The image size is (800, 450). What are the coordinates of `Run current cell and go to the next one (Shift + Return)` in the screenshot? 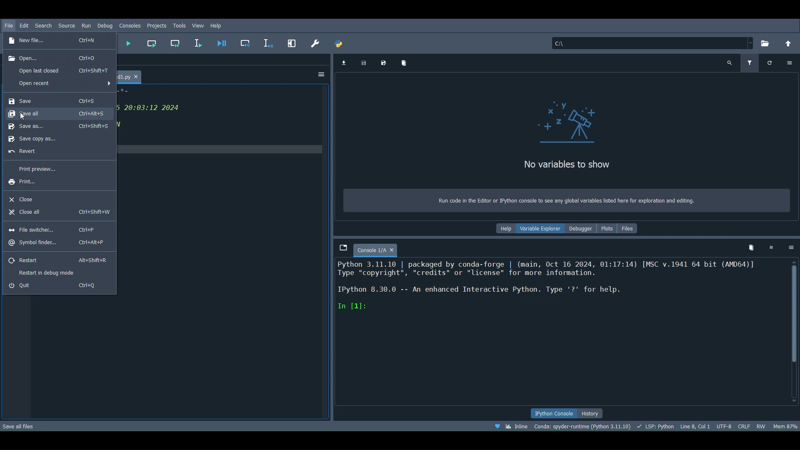 It's located at (177, 43).